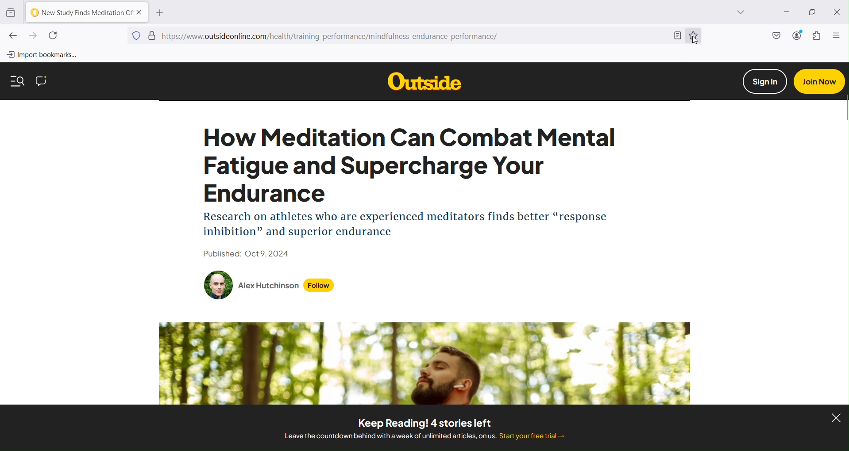 The image size is (849, 451). Describe the element at coordinates (785, 12) in the screenshot. I see `Minimize` at that location.